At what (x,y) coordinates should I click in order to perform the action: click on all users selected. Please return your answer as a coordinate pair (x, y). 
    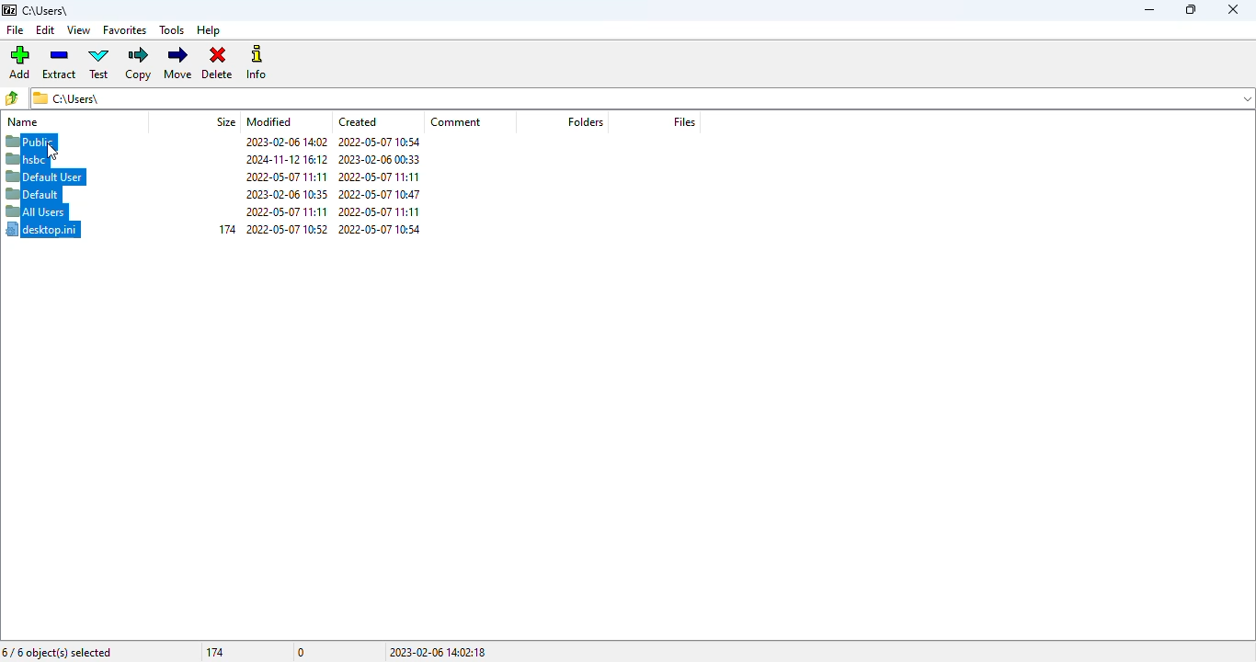
    Looking at the image, I should click on (35, 211).